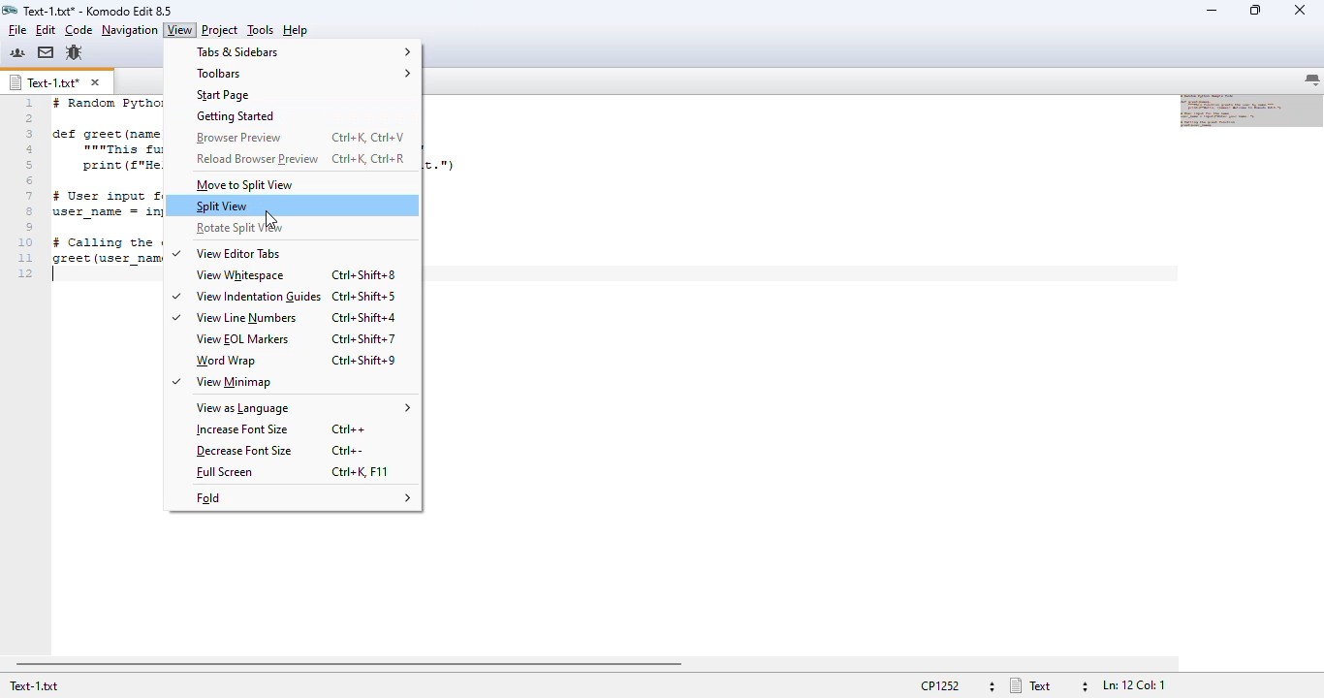  I want to click on maximize, so click(1255, 10).